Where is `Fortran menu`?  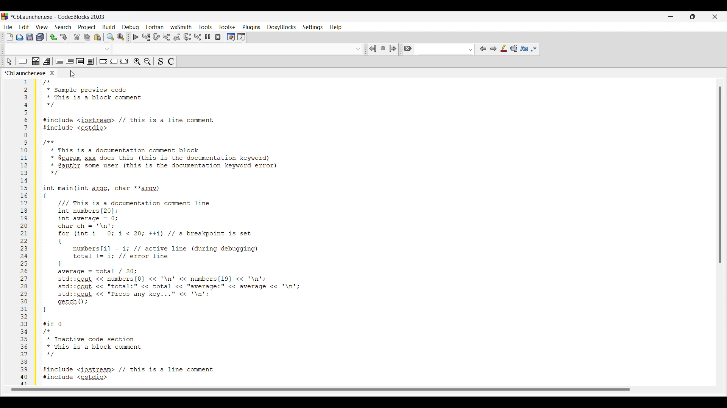 Fortran menu is located at coordinates (154, 27).